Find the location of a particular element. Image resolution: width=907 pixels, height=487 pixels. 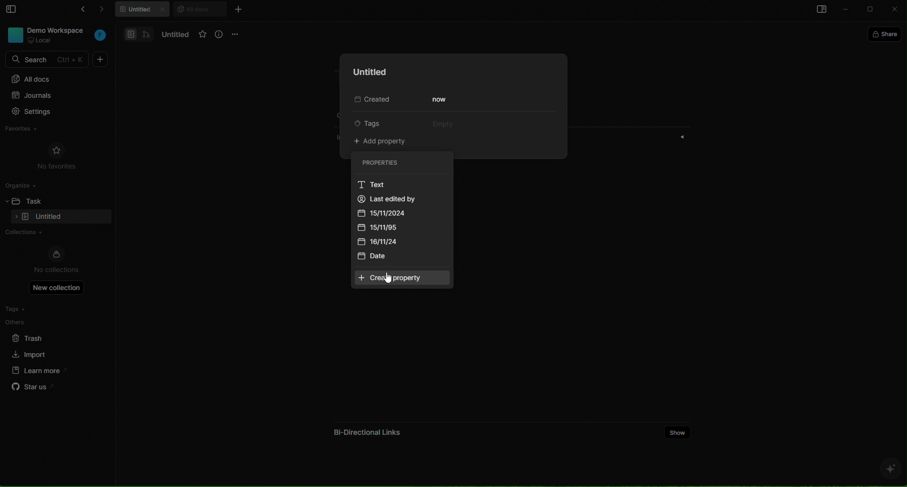

untitled is located at coordinates (173, 35).